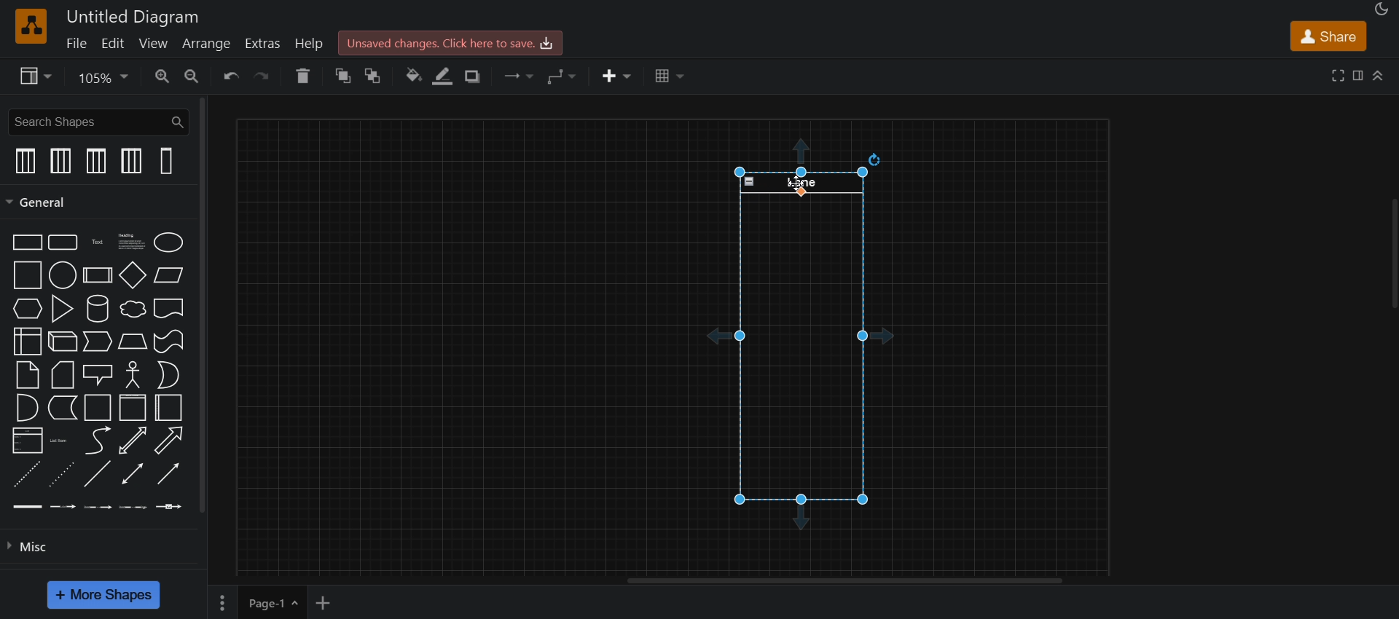 The image size is (1399, 619). What do you see at coordinates (1339, 75) in the screenshot?
I see `fullscreen` at bounding box center [1339, 75].